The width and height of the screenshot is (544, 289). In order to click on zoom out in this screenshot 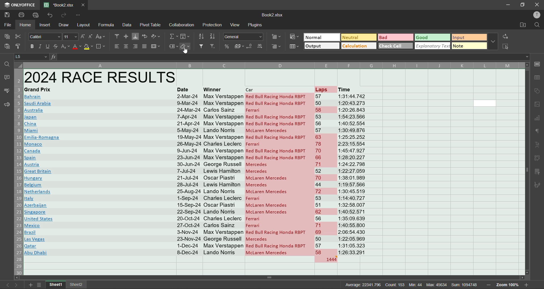, I will do `click(488, 285)`.